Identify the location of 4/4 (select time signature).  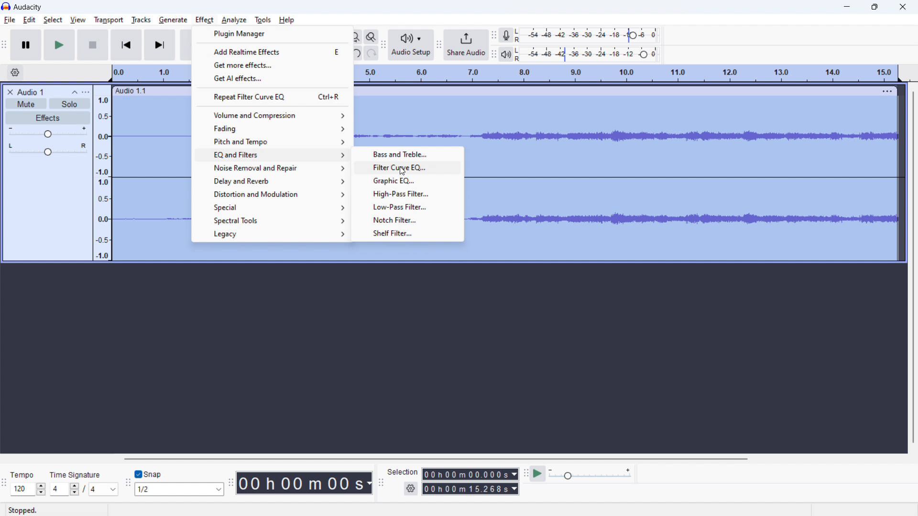
(84, 489).